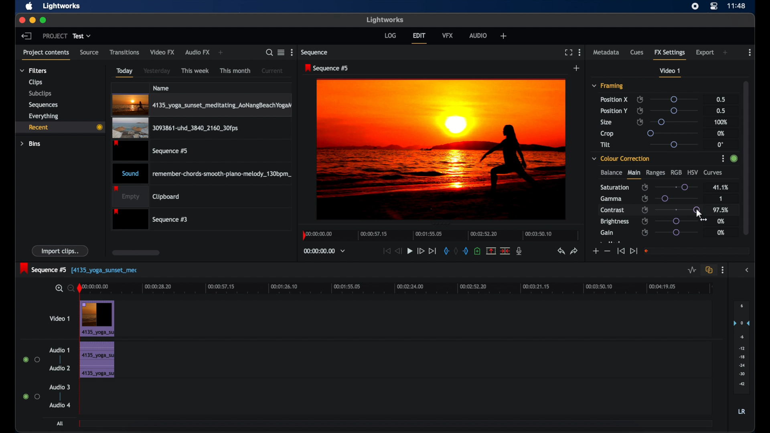  What do you see at coordinates (63, 288) in the screenshot?
I see `zoom` at bounding box center [63, 288].